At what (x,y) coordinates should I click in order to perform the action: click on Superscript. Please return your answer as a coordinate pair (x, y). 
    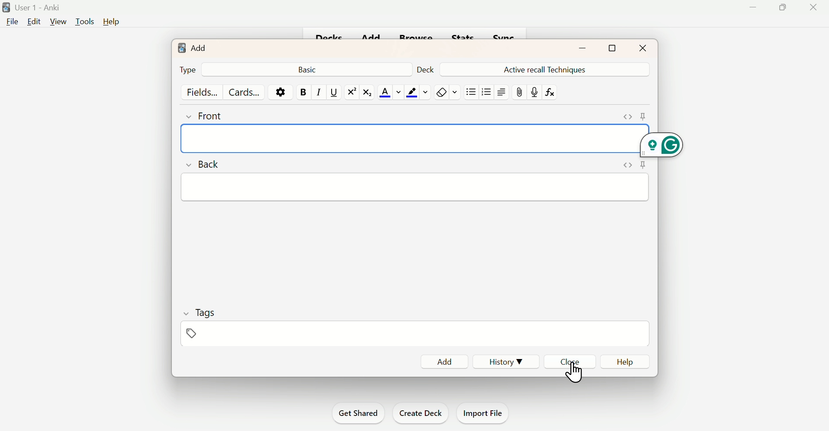
    Looking at the image, I should click on (350, 92).